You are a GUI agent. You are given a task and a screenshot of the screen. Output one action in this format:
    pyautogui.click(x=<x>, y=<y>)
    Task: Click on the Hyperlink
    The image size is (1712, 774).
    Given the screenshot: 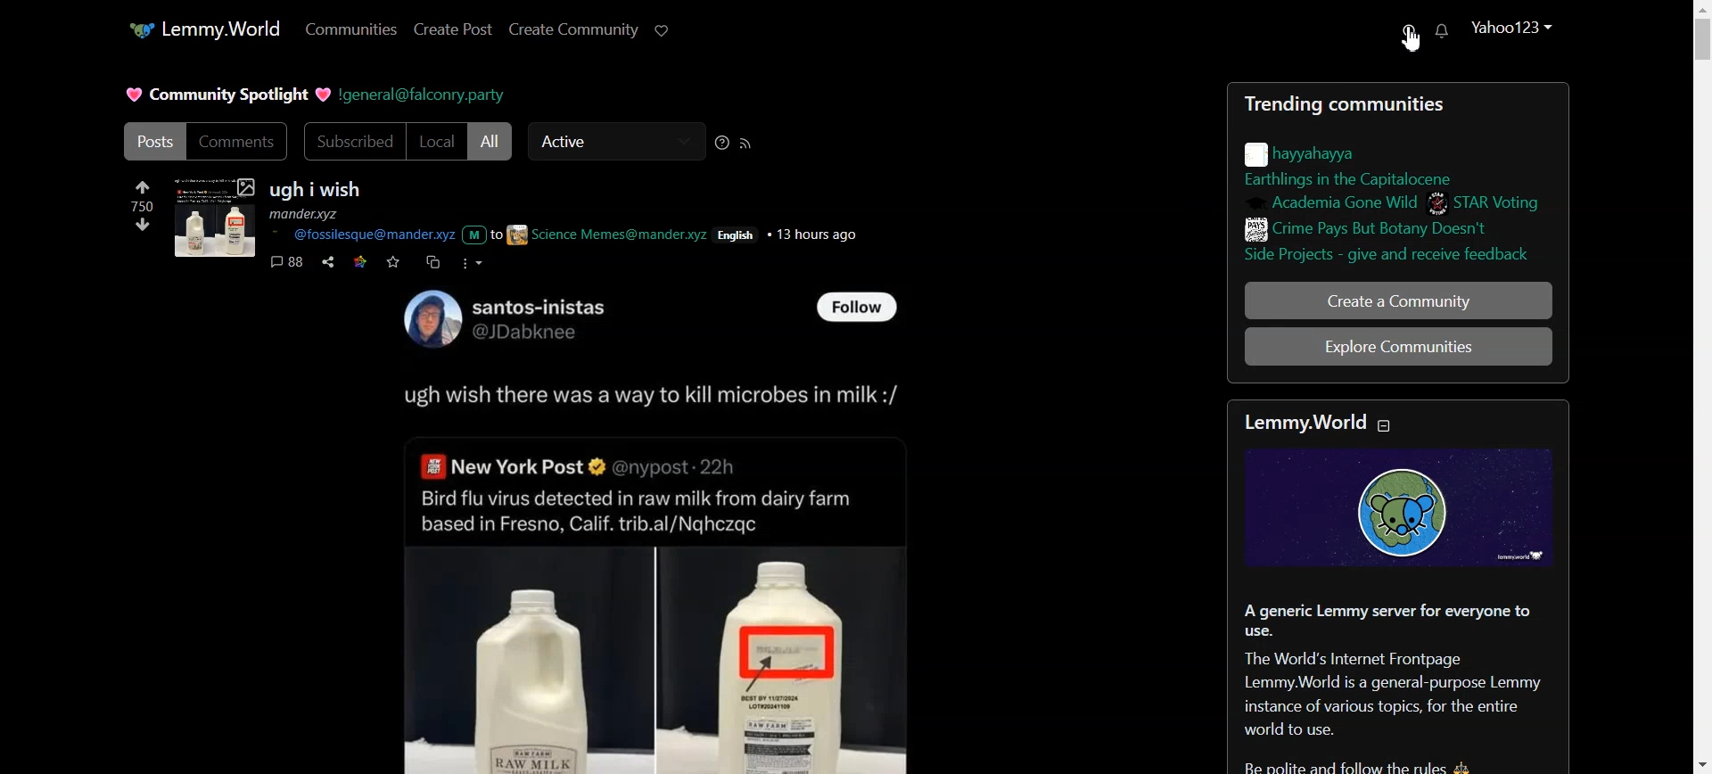 What is the action you would take?
    pyautogui.click(x=572, y=236)
    